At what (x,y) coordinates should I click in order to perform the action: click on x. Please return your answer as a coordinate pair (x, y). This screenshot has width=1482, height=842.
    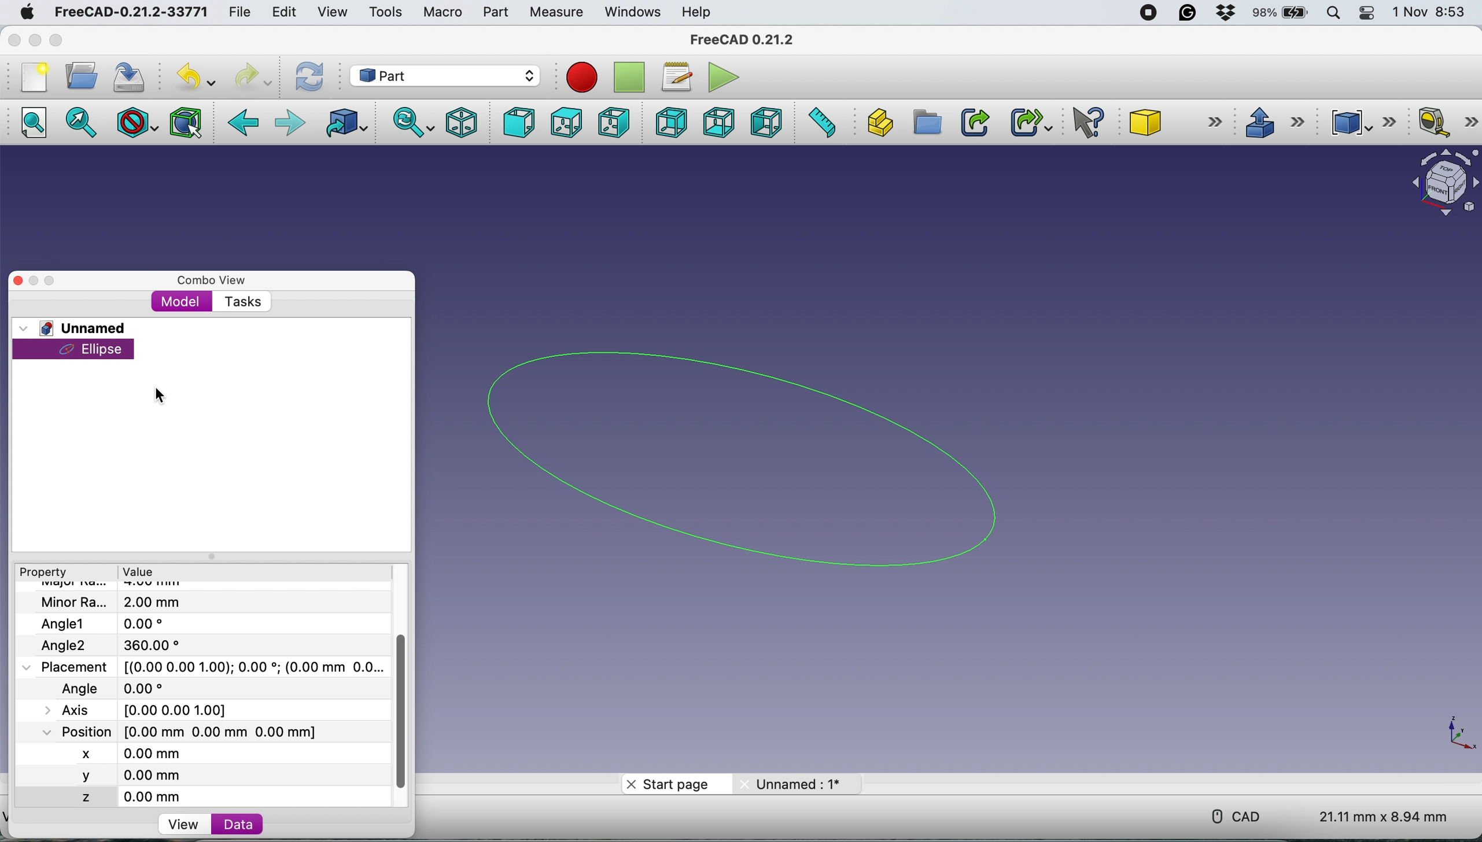
    Looking at the image, I should click on (102, 752).